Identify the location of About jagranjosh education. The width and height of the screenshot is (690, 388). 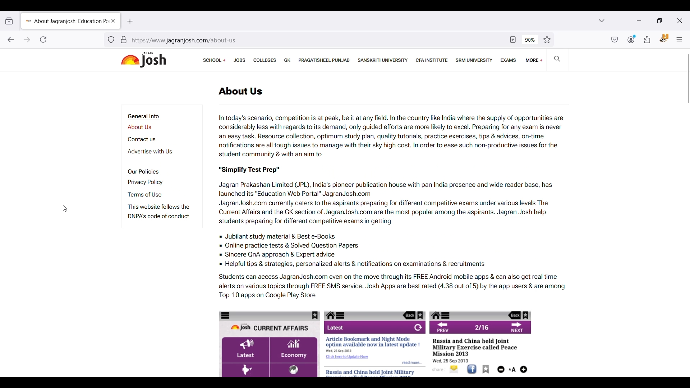
(65, 20).